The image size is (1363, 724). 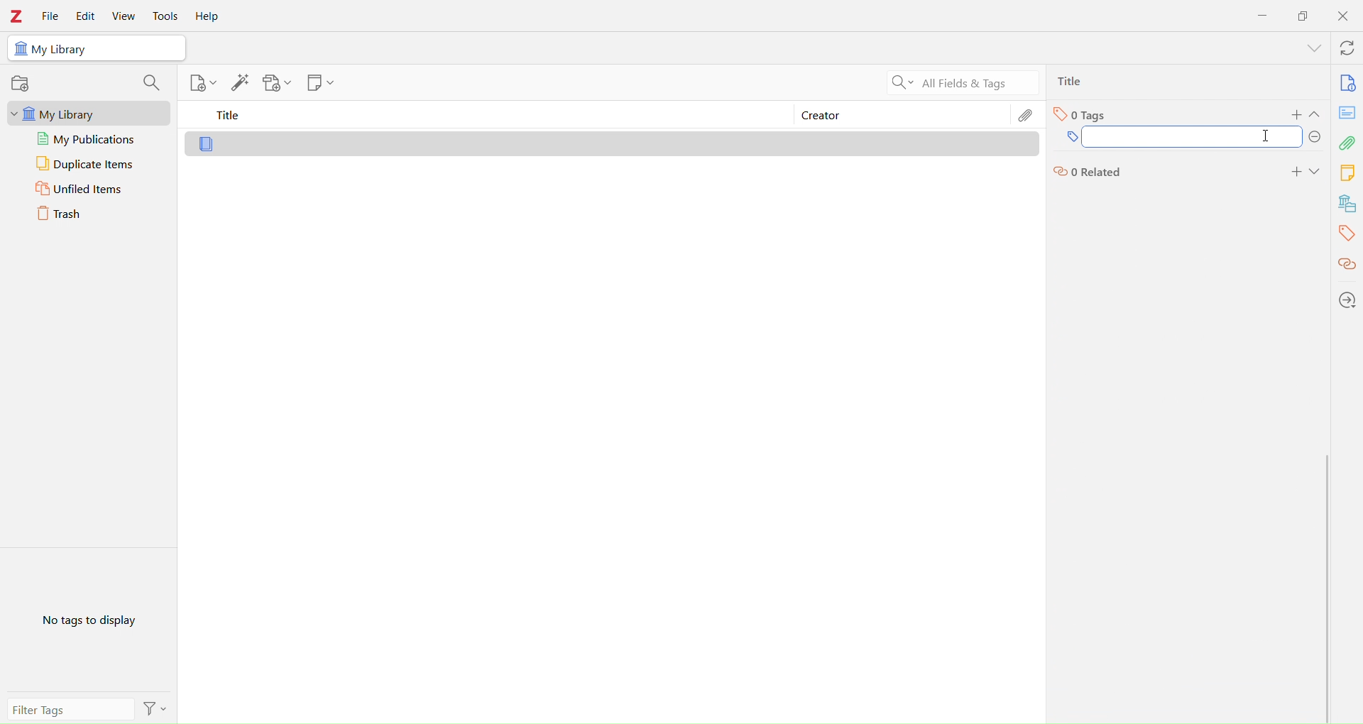 I want to click on Close, so click(x=1344, y=16).